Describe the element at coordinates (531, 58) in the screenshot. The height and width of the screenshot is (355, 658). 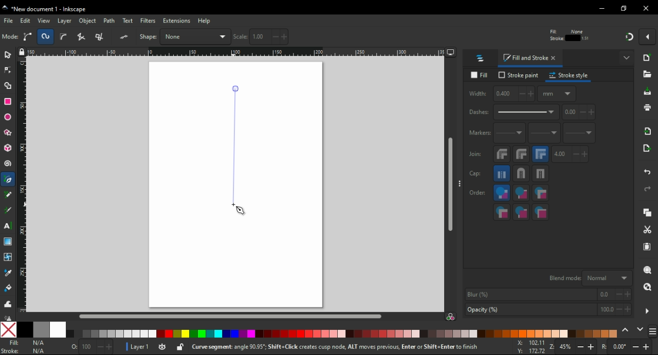
I see `fill and stroke` at that location.